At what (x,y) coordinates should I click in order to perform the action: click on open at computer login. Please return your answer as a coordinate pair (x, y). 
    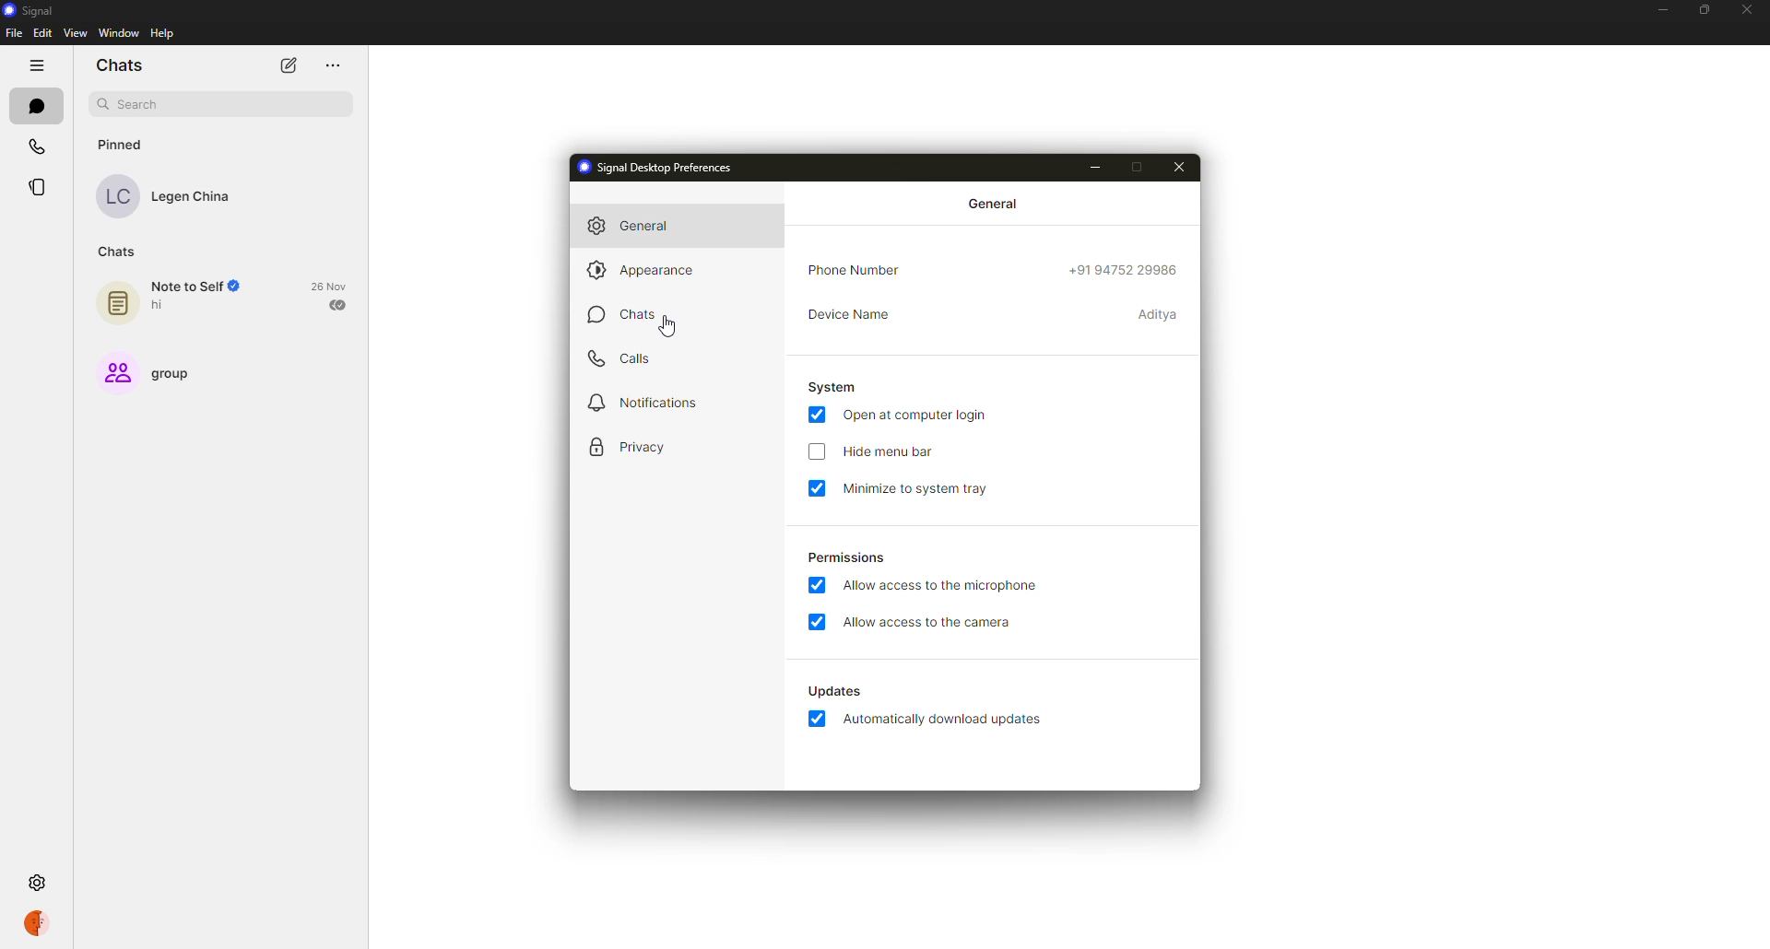
    Looking at the image, I should click on (921, 415).